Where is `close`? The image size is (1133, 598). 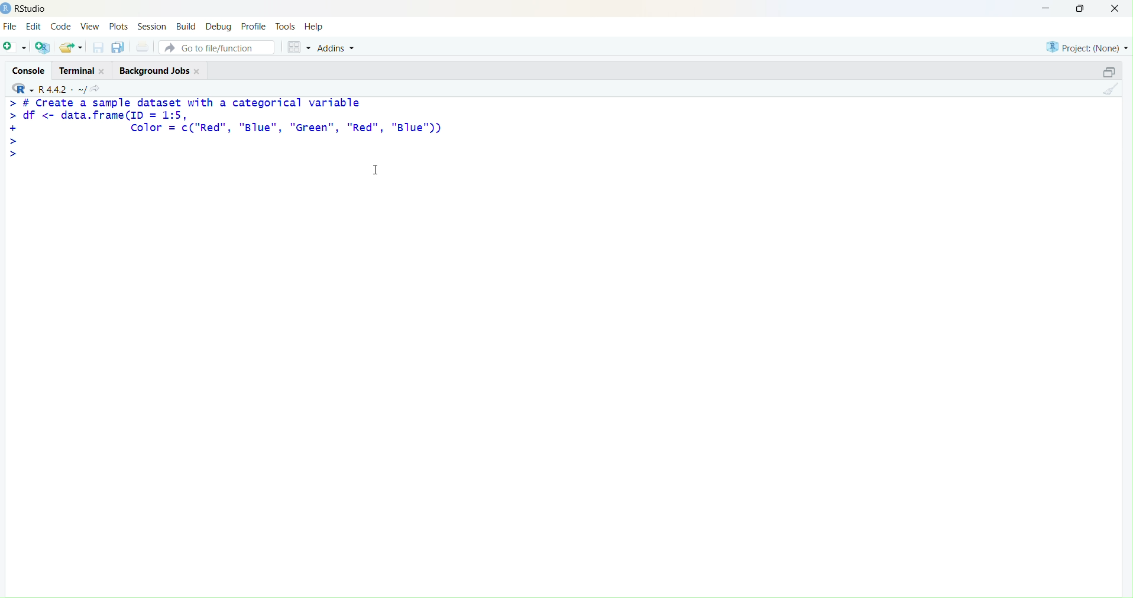
close is located at coordinates (198, 71).